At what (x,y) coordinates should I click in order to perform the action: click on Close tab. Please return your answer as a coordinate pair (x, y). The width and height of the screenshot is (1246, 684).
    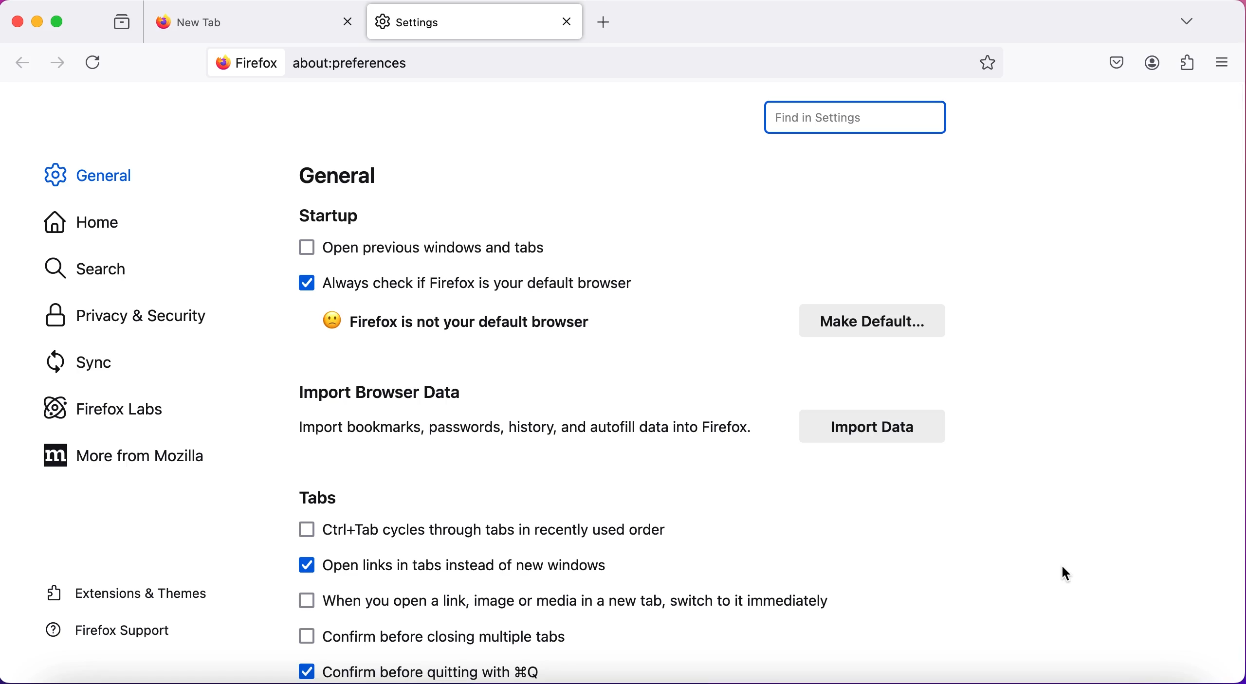
    Looking at the image, I should click on (576, 21).